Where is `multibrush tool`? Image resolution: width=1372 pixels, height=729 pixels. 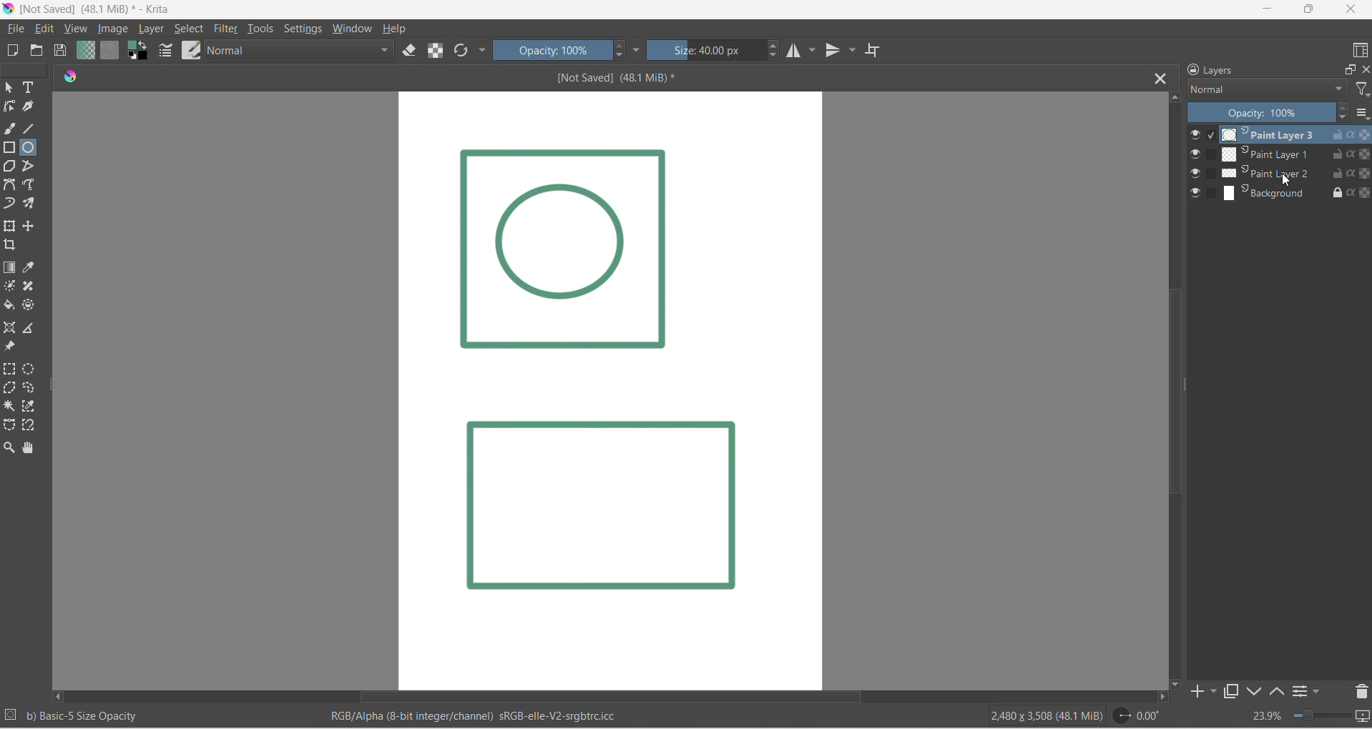
multibrush tool is located at coordinates (32, 204).